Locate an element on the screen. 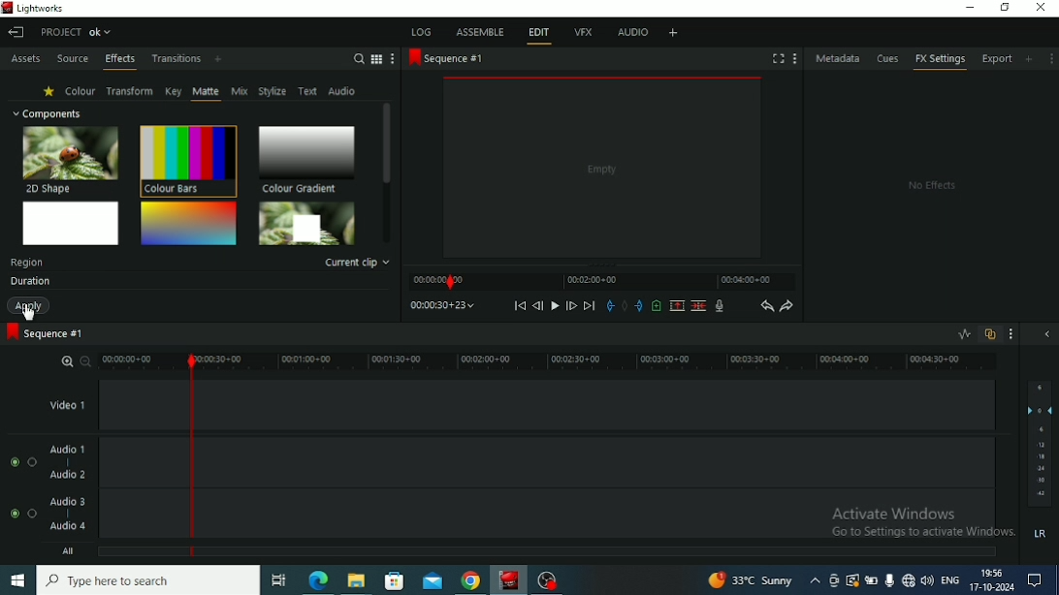 Image resolution: width=1059 pixels, height=595 pixels. Clear all Marks is located at coordinates (625, 305).